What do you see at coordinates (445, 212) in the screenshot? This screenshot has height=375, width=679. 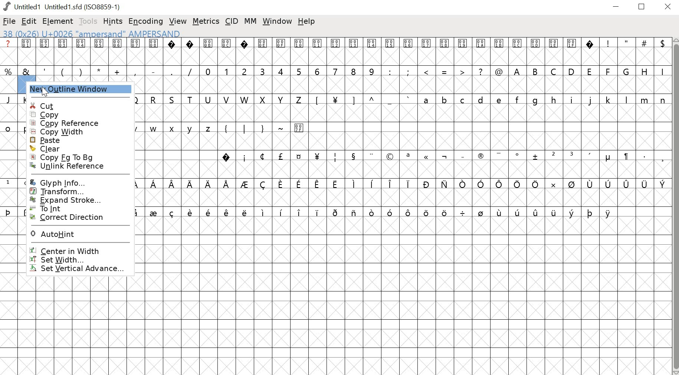 I see `symbol` at bounding box center [445, 212].